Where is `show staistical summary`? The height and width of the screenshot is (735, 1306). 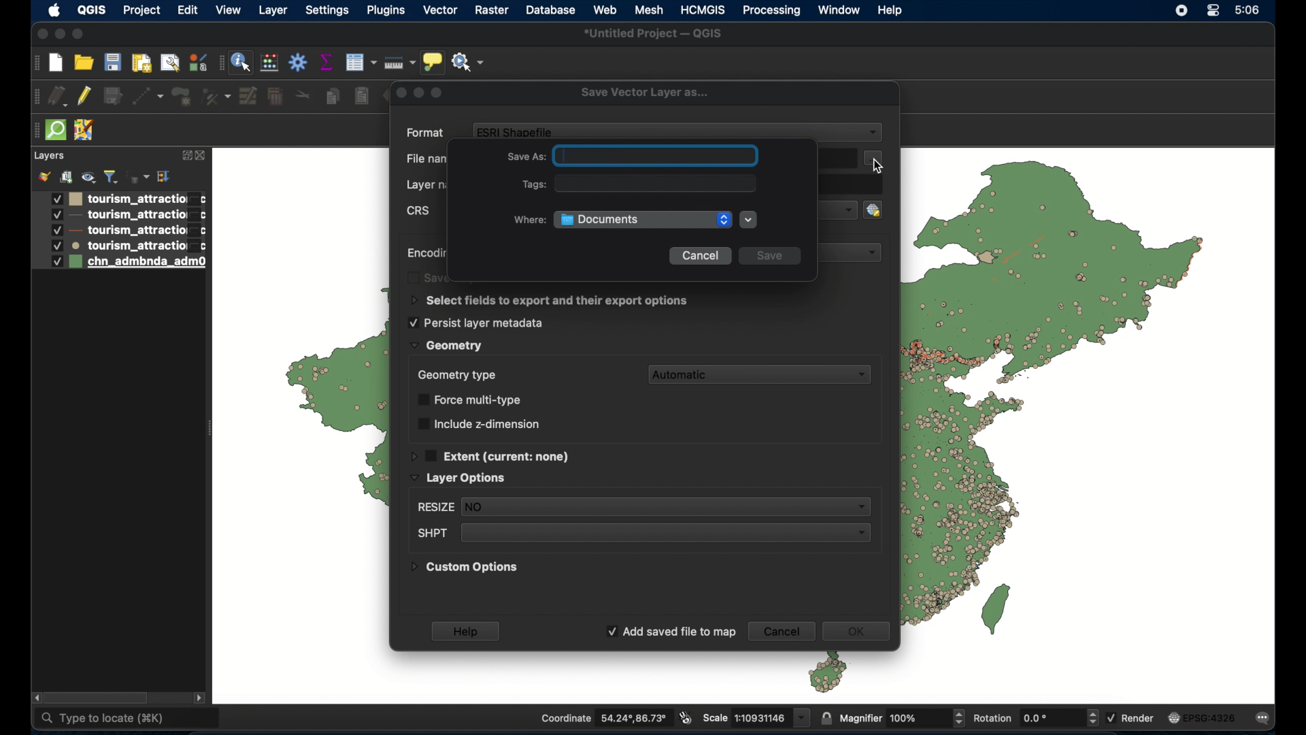 show staistical summary is located at coordinates (326, 62).